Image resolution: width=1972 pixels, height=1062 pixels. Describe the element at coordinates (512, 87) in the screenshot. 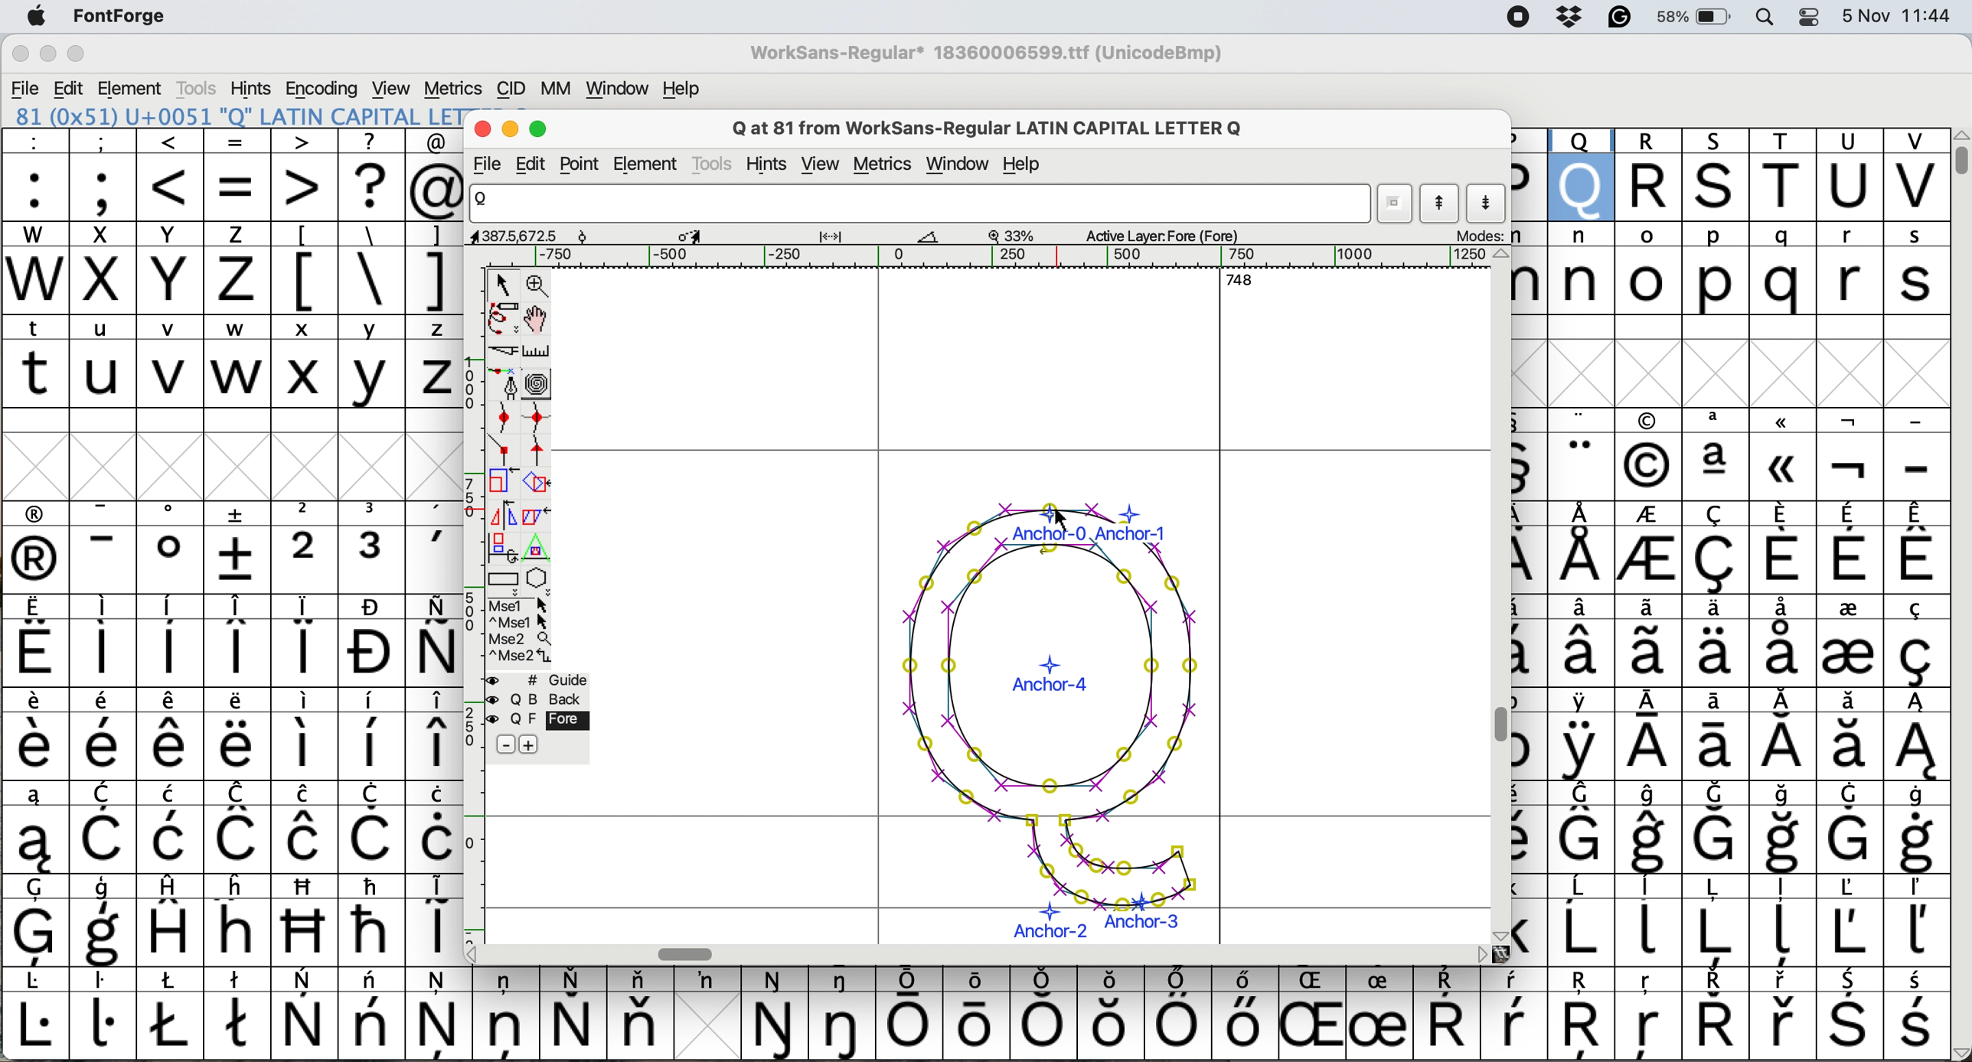

I see `cid` at that location.